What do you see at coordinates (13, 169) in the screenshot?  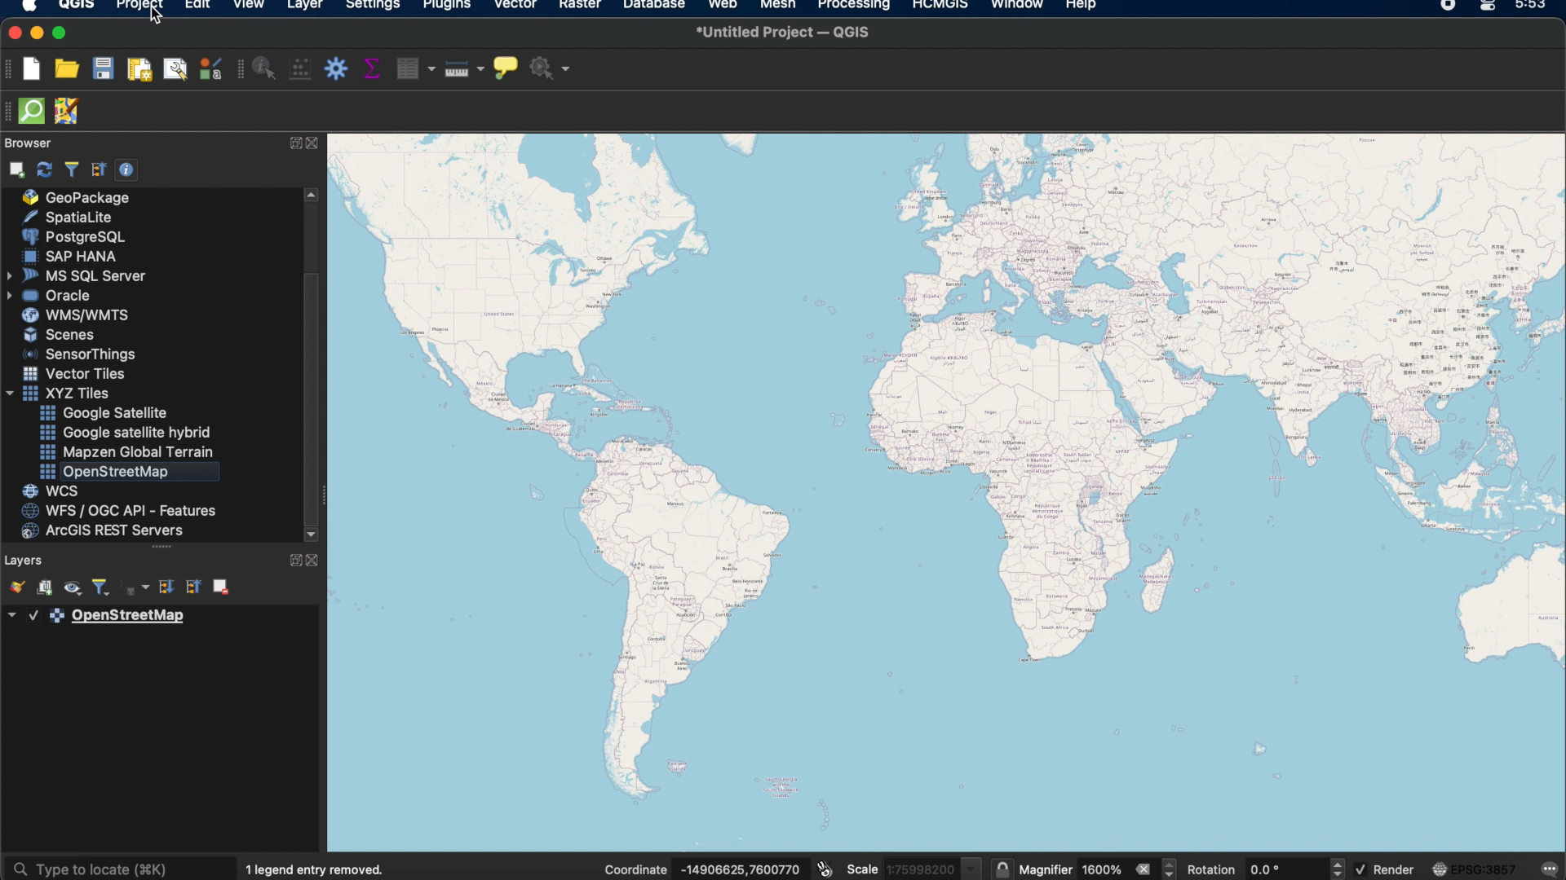 I see `add selection layers` at bounding box center [13, 169].